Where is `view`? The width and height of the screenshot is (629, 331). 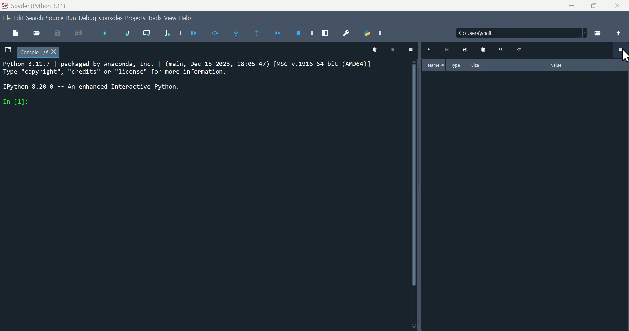 view is located at coordinates (170, 18).